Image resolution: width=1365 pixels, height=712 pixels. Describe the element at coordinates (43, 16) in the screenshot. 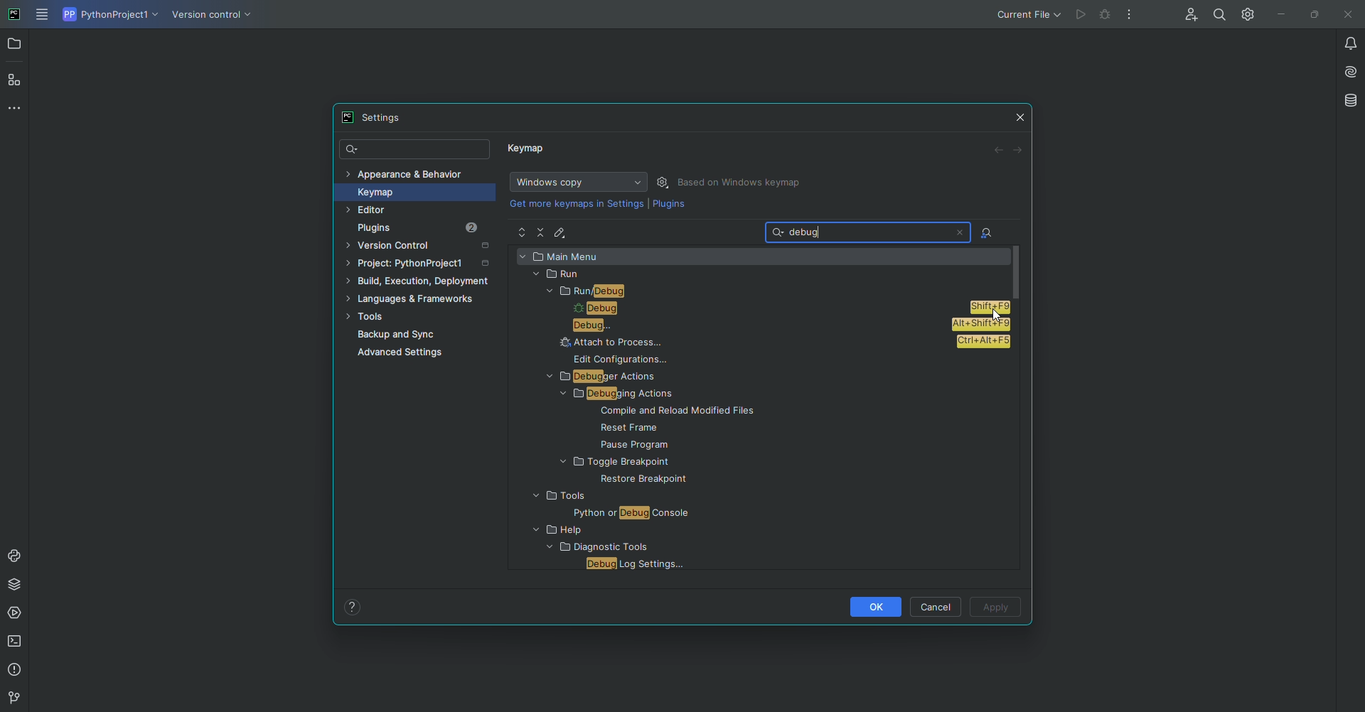

I see `Main Menu` at that location.